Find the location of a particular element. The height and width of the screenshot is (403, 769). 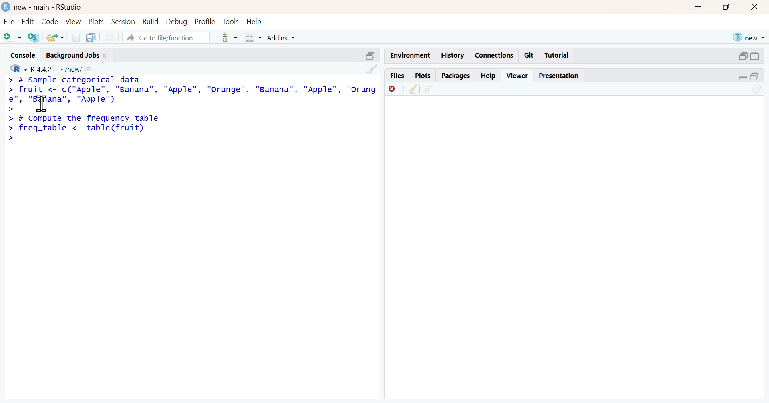

Addins is located at coordinates (281, 38).